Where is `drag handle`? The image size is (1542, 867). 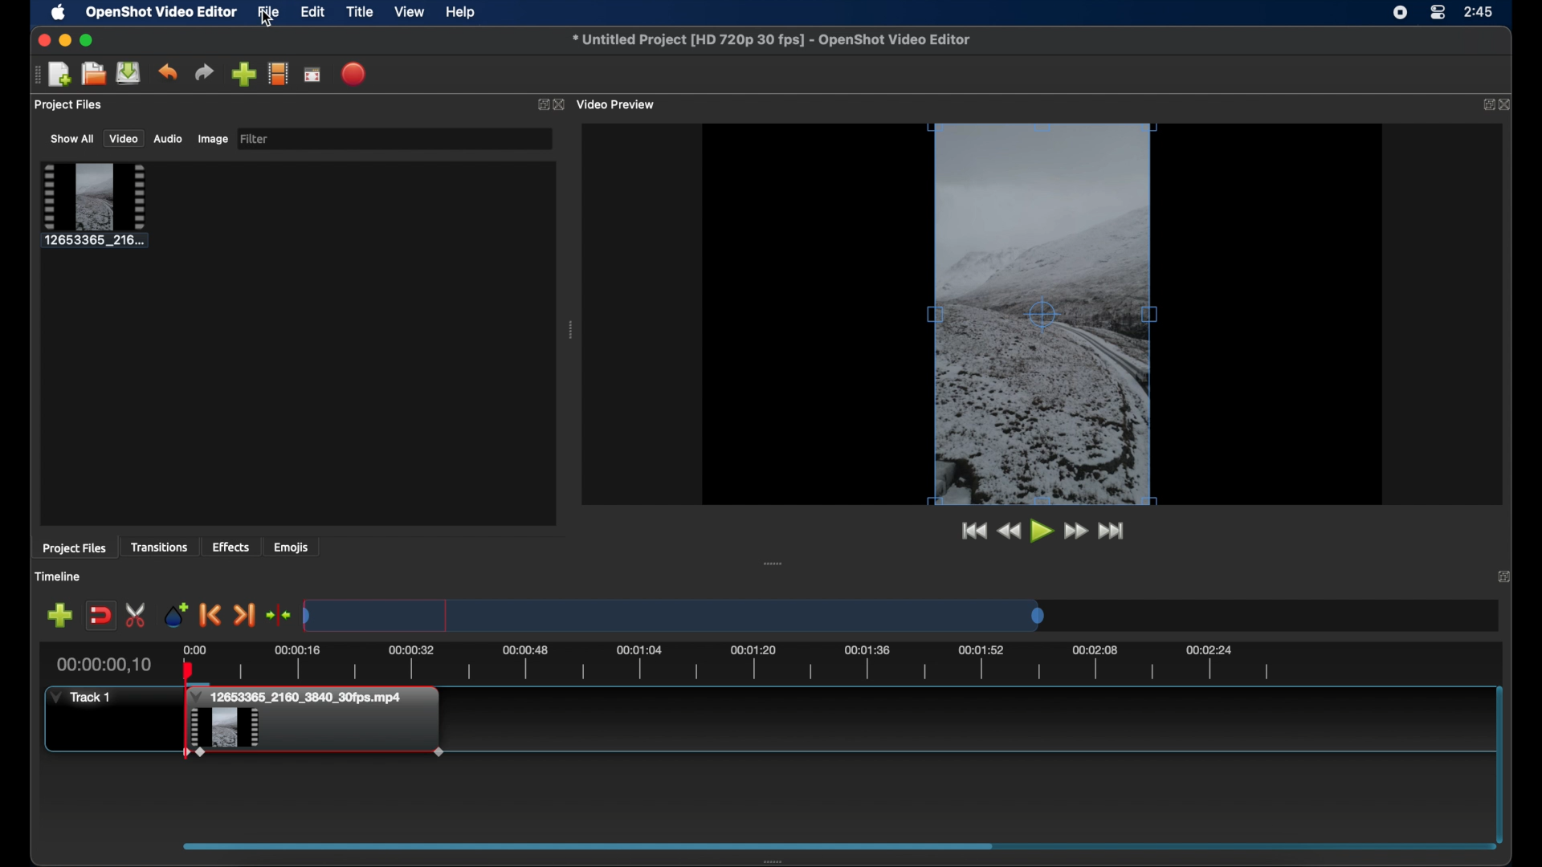 drag handle is located at coordinates (773, 563).